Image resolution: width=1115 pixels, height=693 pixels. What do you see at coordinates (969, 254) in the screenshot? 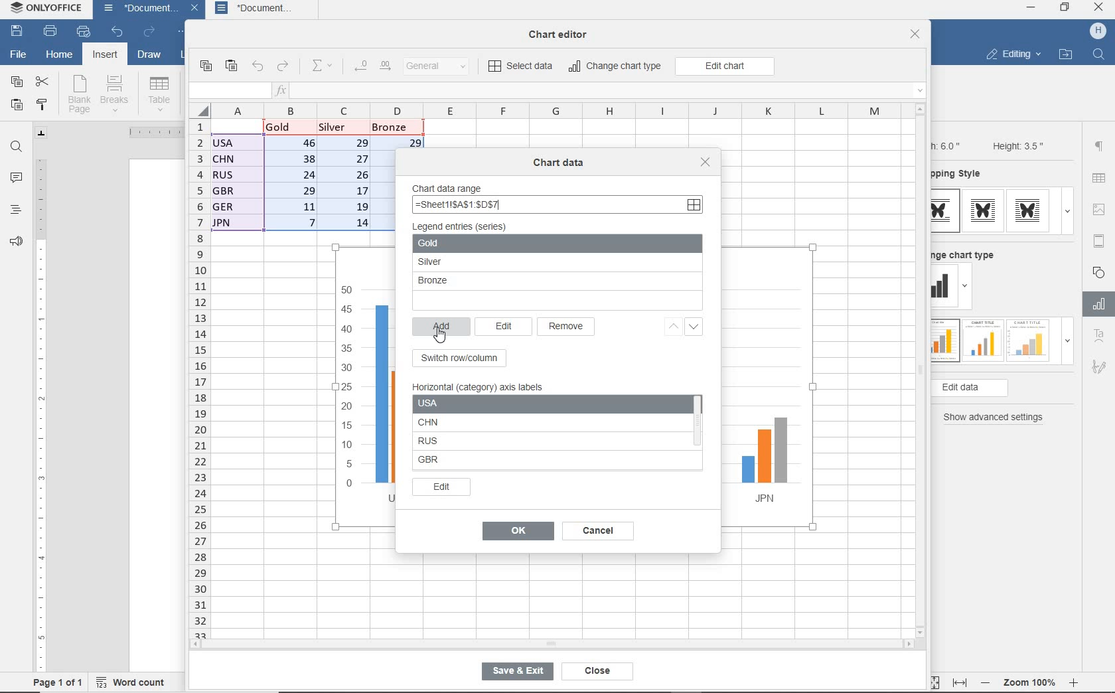
I see `change chart type` at bounding box center [969, 254].